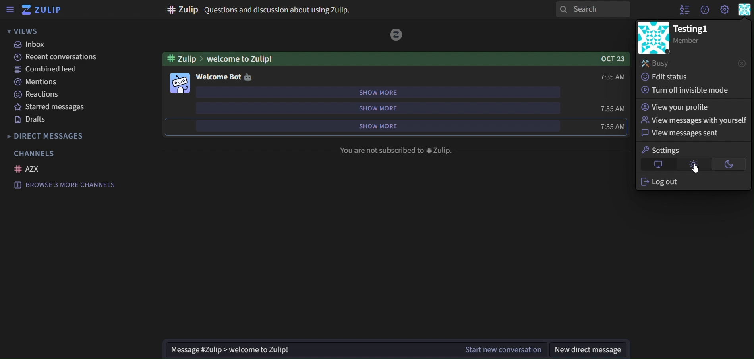 The height and width of the screenshot is (359, 754). I want to click on inbox, so click(31, 46).